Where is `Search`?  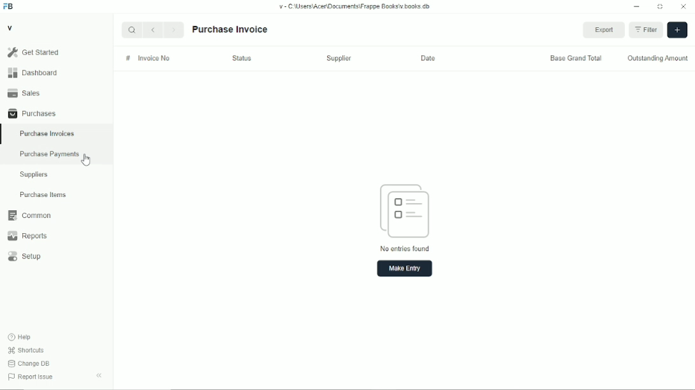 Search is located at coordinates (132, 30).